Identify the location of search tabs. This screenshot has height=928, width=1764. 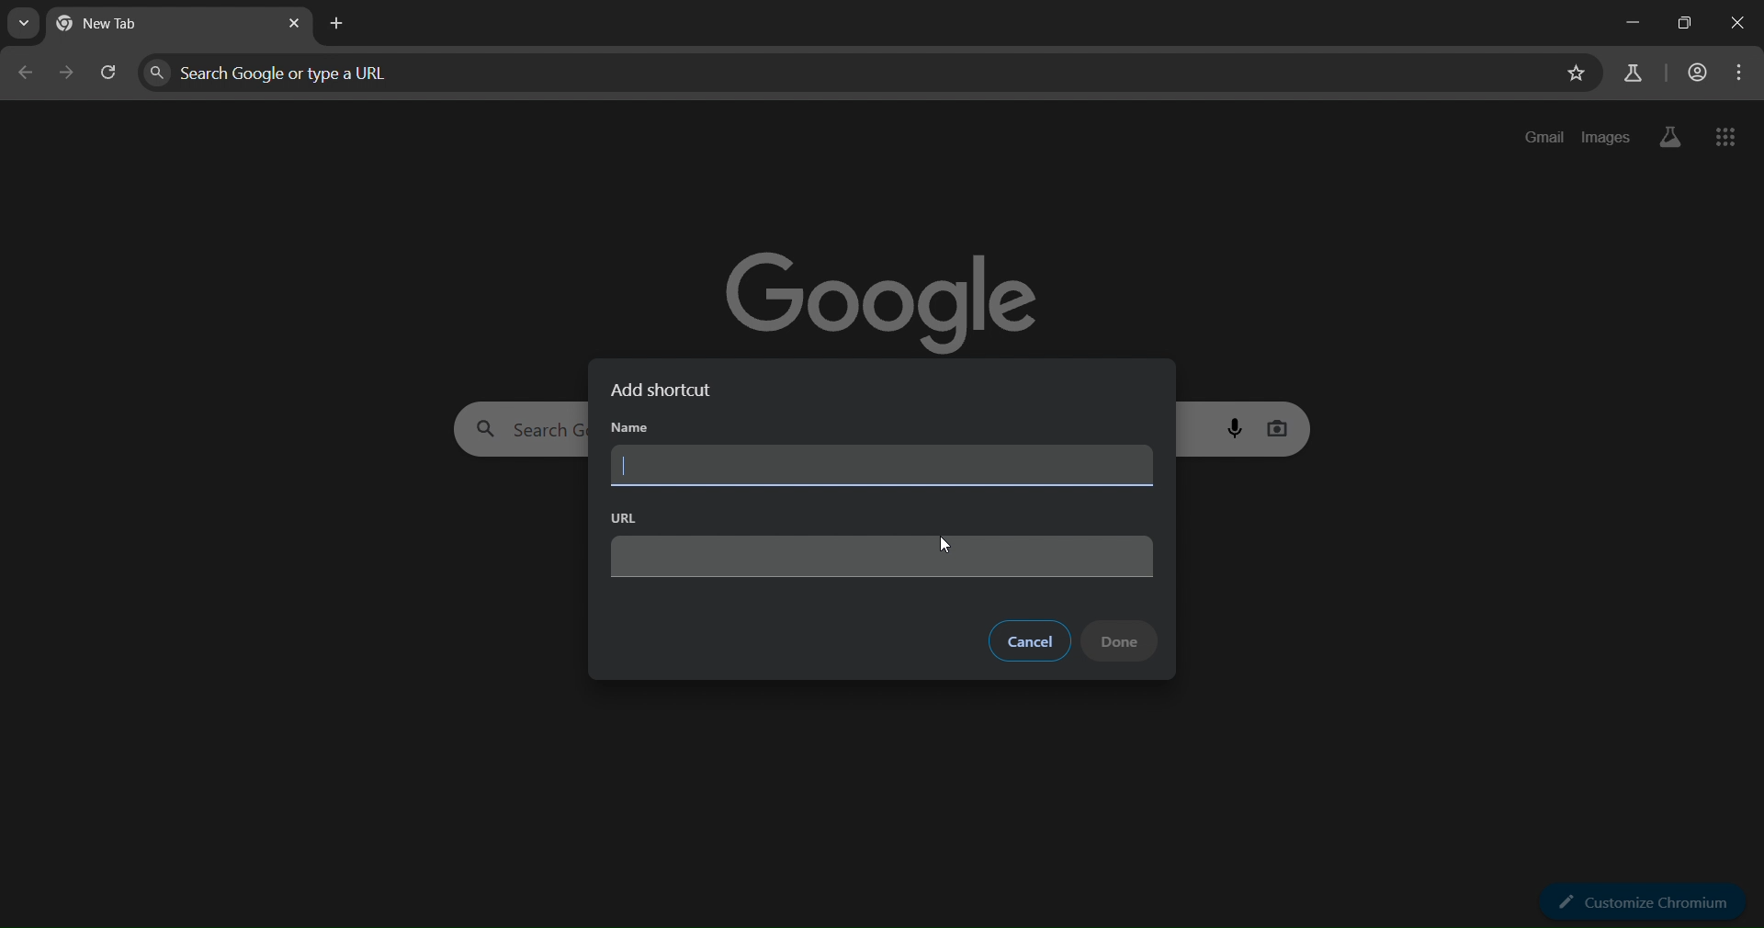
(28, 24).